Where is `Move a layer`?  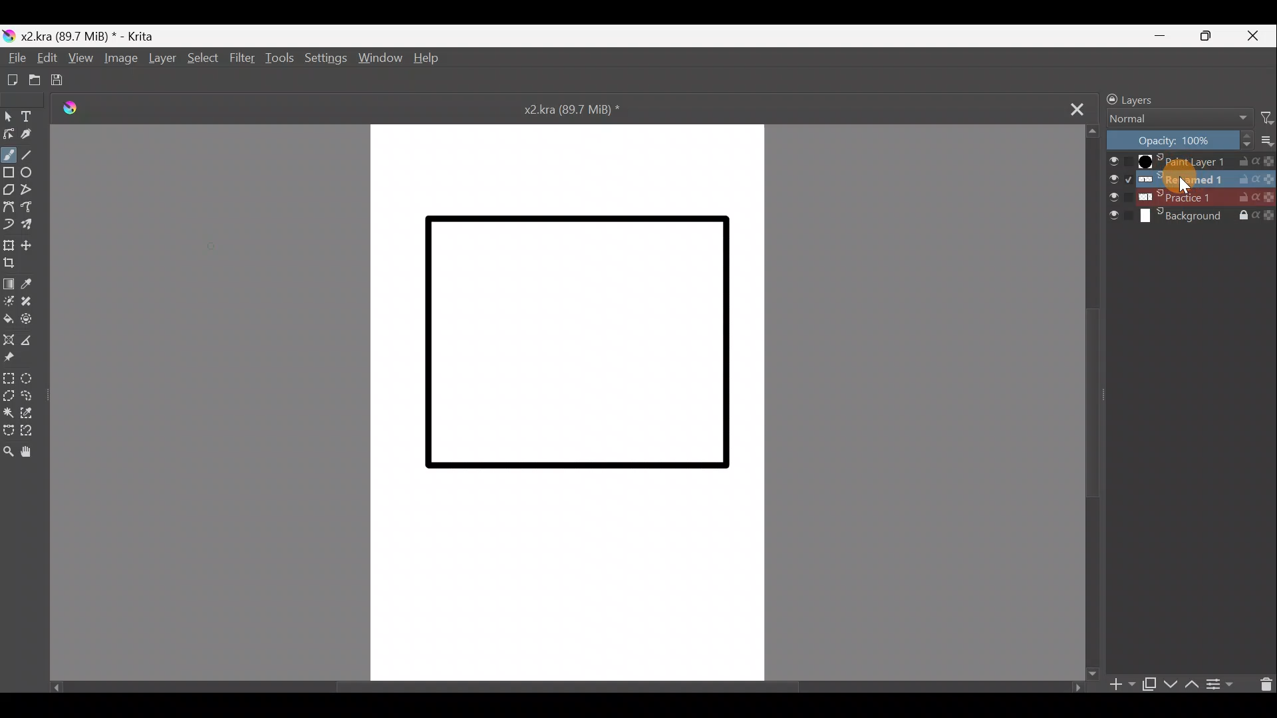 Move a layer is located at coordinates (31, 244).